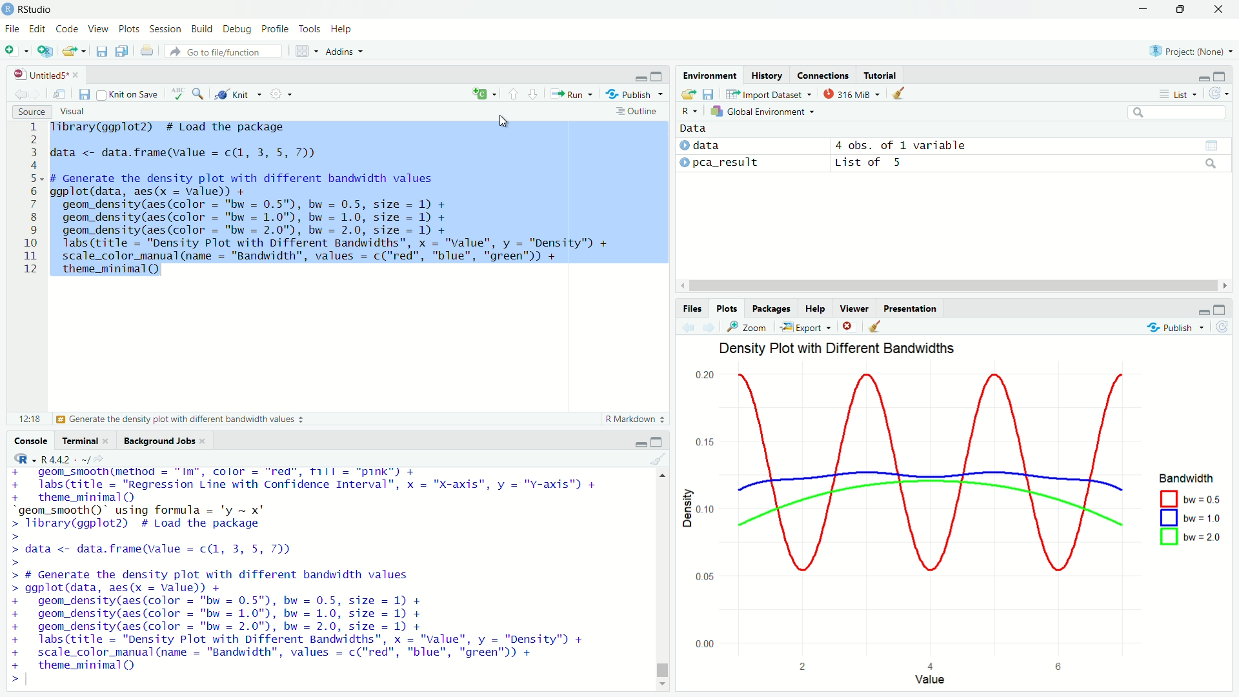  What do you see at coordinates (37, 29) in the screenshot?
I see `Edit` at bounding box center [37, 29].